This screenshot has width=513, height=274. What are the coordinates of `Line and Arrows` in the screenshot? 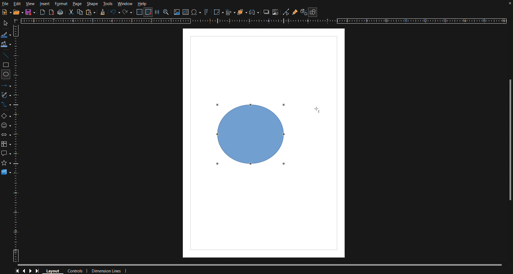 It's located at (6, 86).